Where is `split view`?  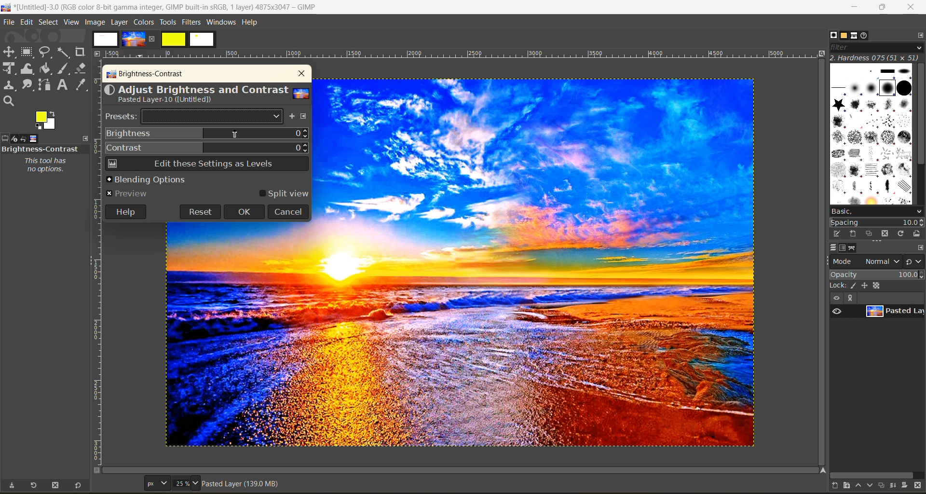 split view is located at coordinates (284, 194).